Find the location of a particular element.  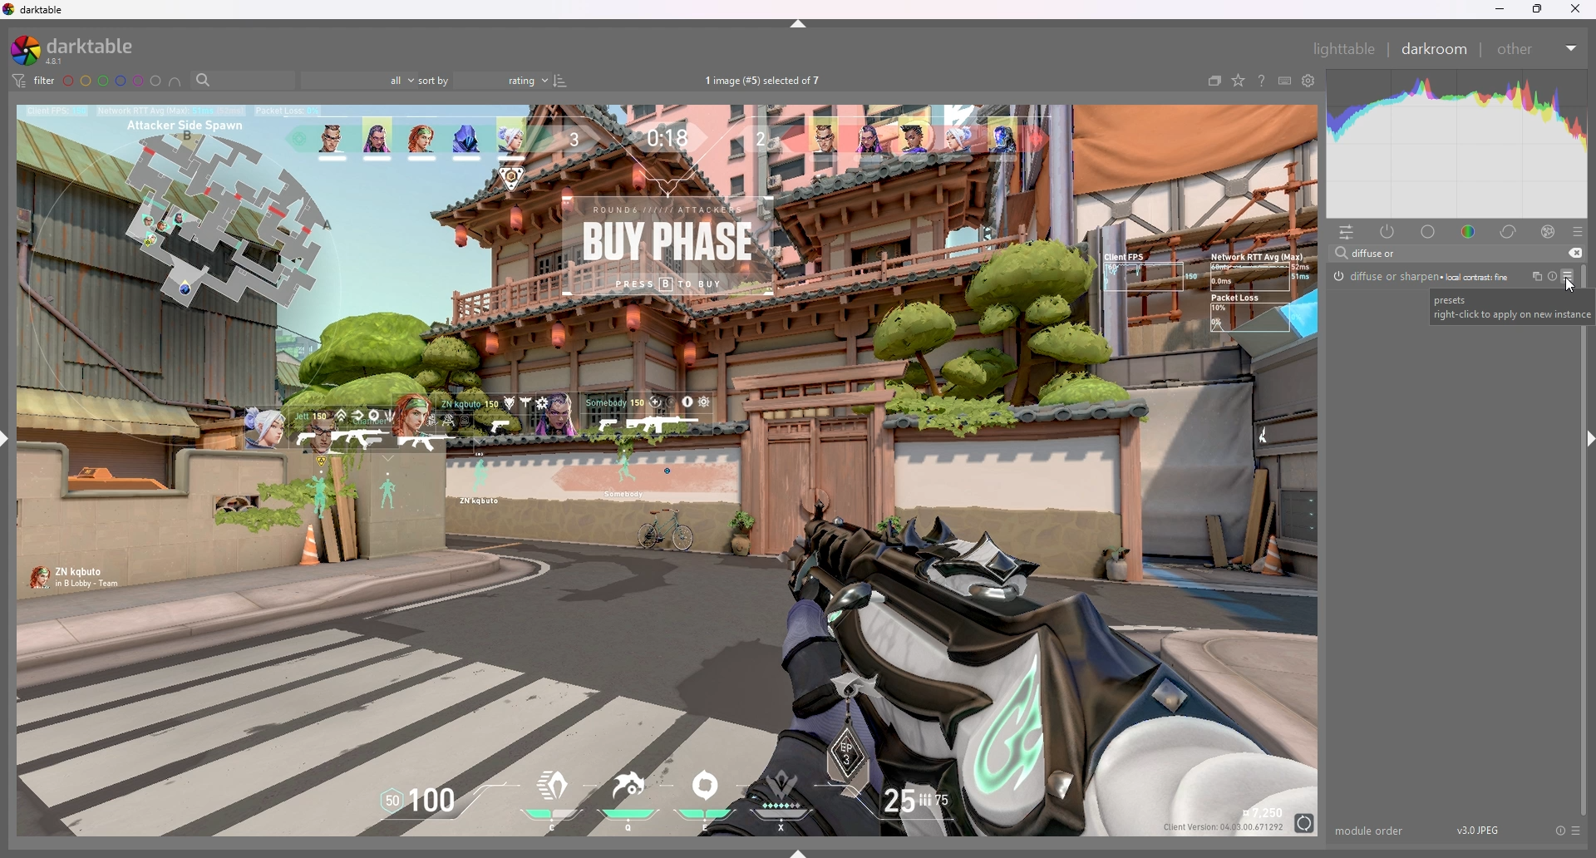

show active modules is located at coordinates (1388, 231).